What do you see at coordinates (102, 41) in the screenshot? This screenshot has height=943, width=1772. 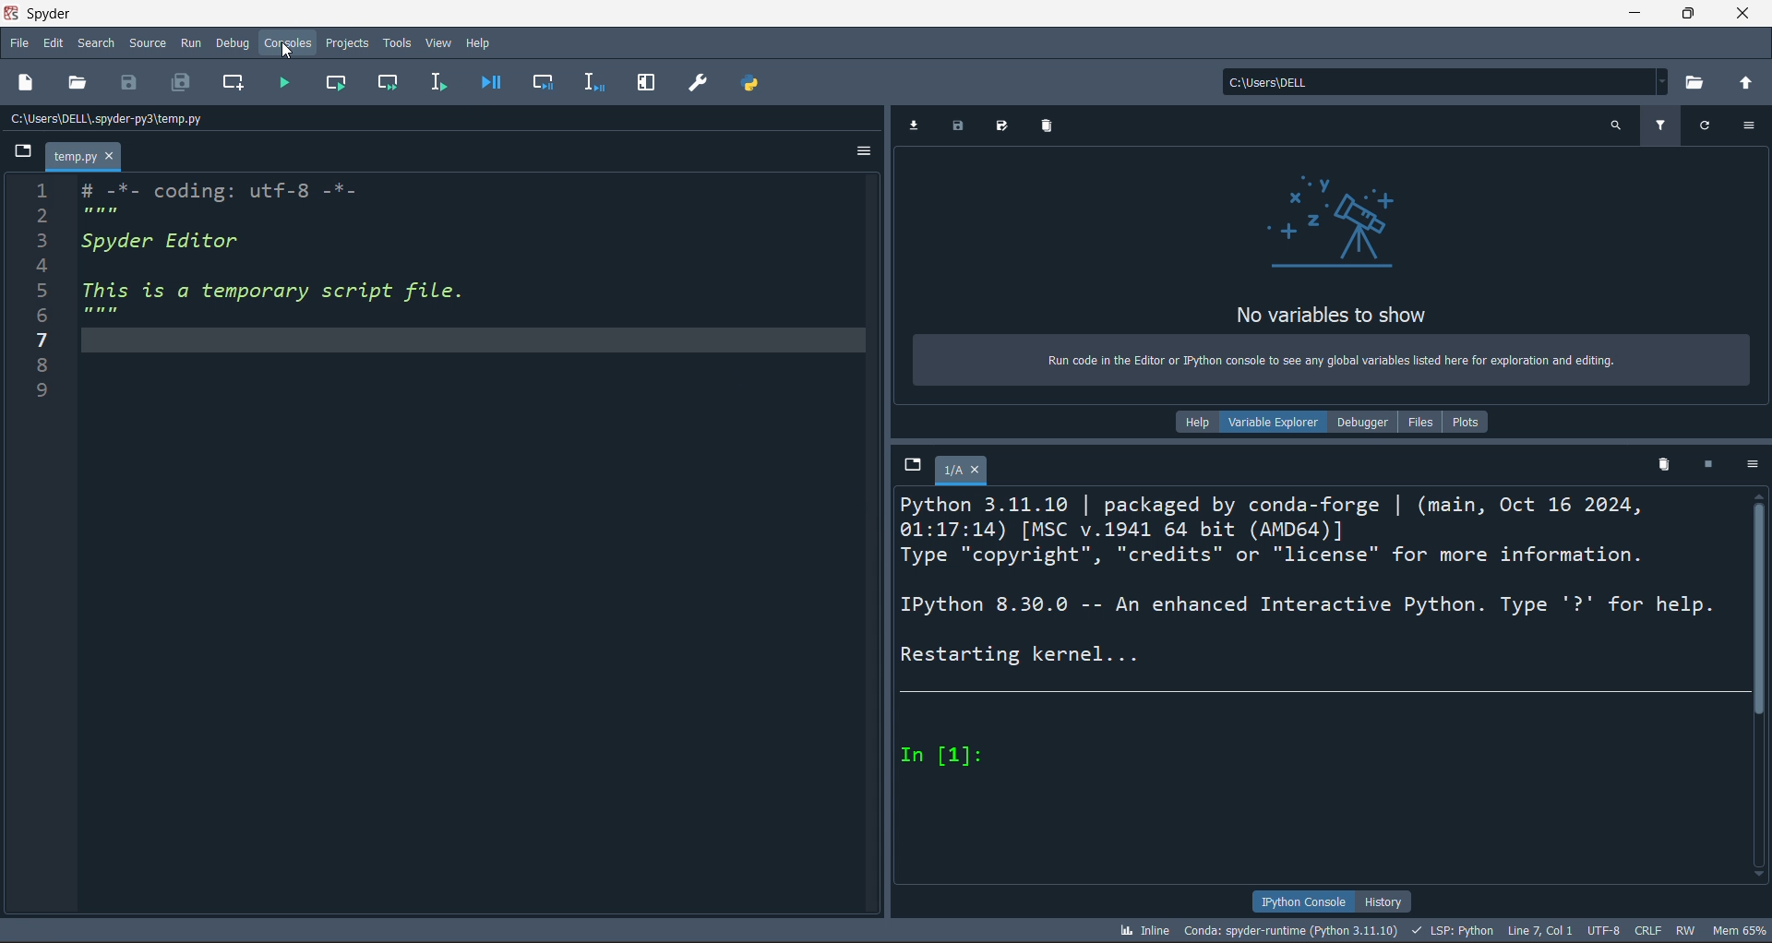 I see `search` at bounding box center [102, 41].